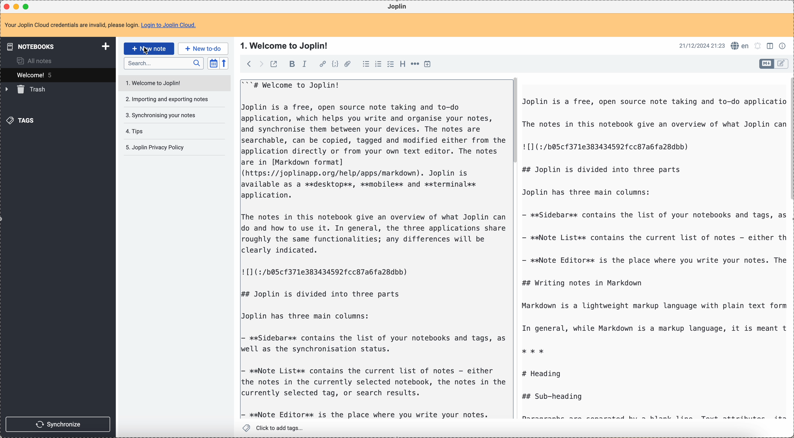 The width and height of the screenshot is (794, 438). I want to click on bulleted list, so click(366, 65).